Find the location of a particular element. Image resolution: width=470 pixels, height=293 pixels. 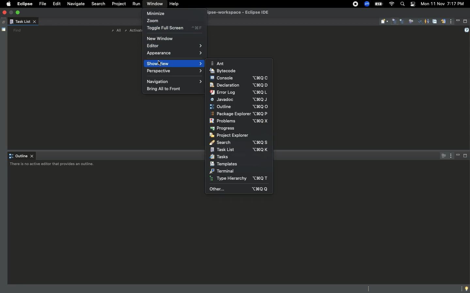

Date/time is located at coordinates (442, 4).